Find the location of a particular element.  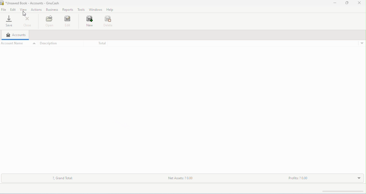

windows is located at coordinates (96, 10).